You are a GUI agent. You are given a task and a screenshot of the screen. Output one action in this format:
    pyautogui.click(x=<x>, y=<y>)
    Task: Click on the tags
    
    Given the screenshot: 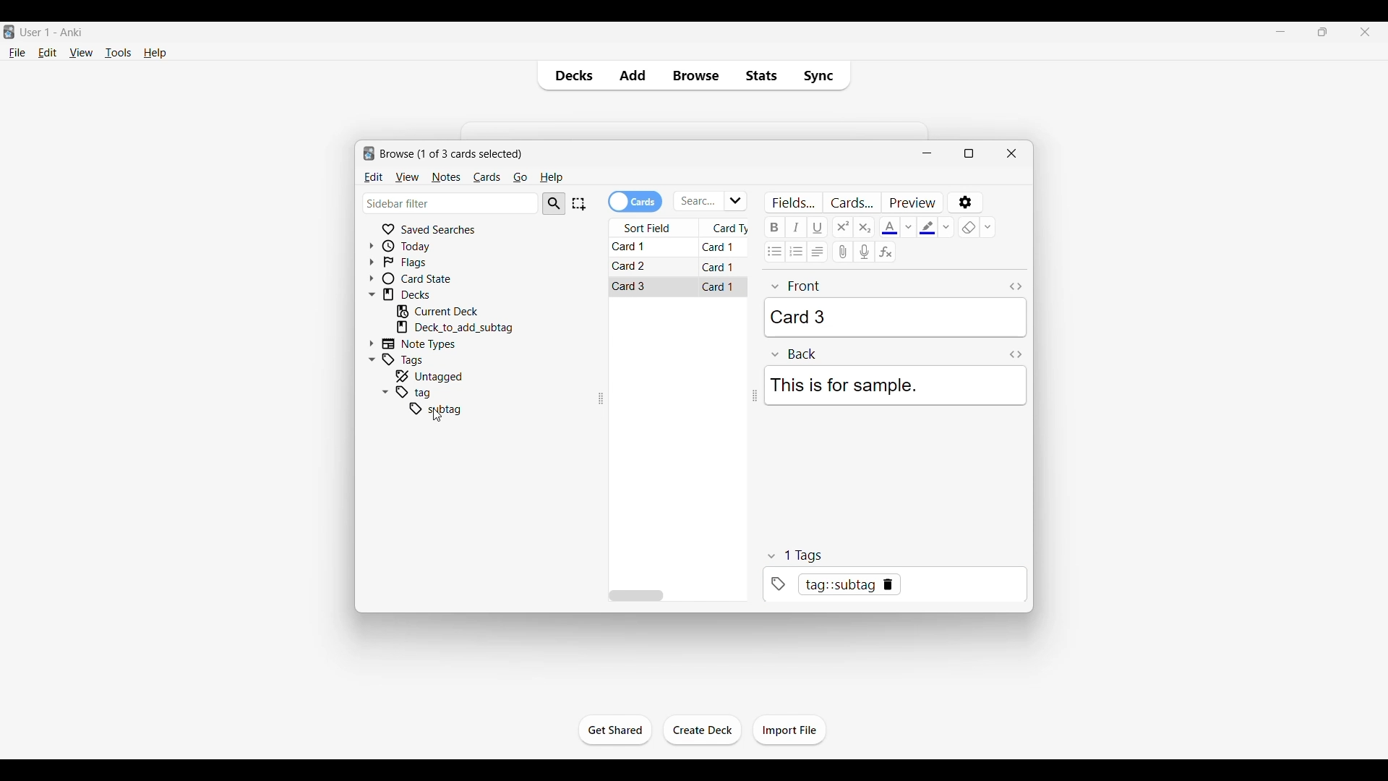 What is the action you would take?
    pyautogui.click(x=800, y=555)
    